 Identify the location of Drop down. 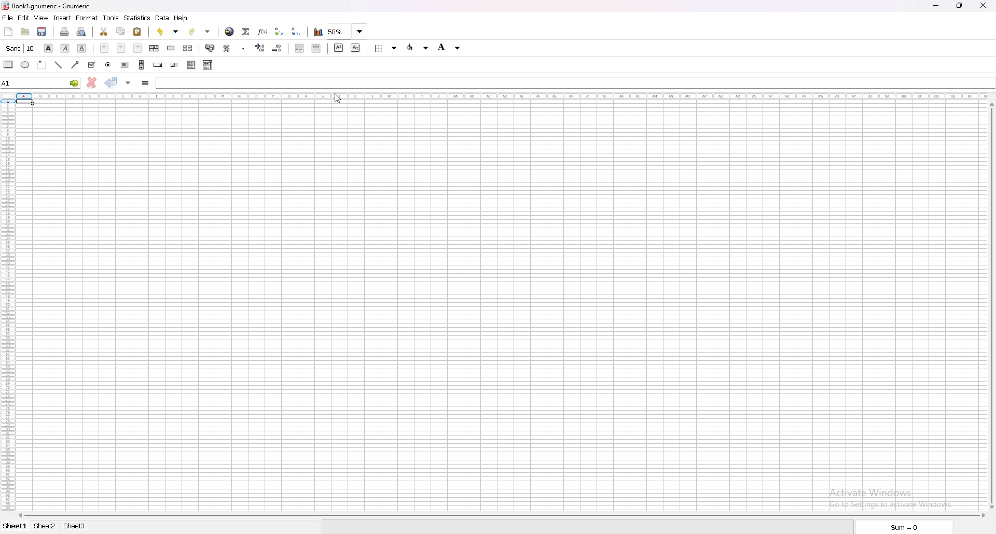
(211, 31).